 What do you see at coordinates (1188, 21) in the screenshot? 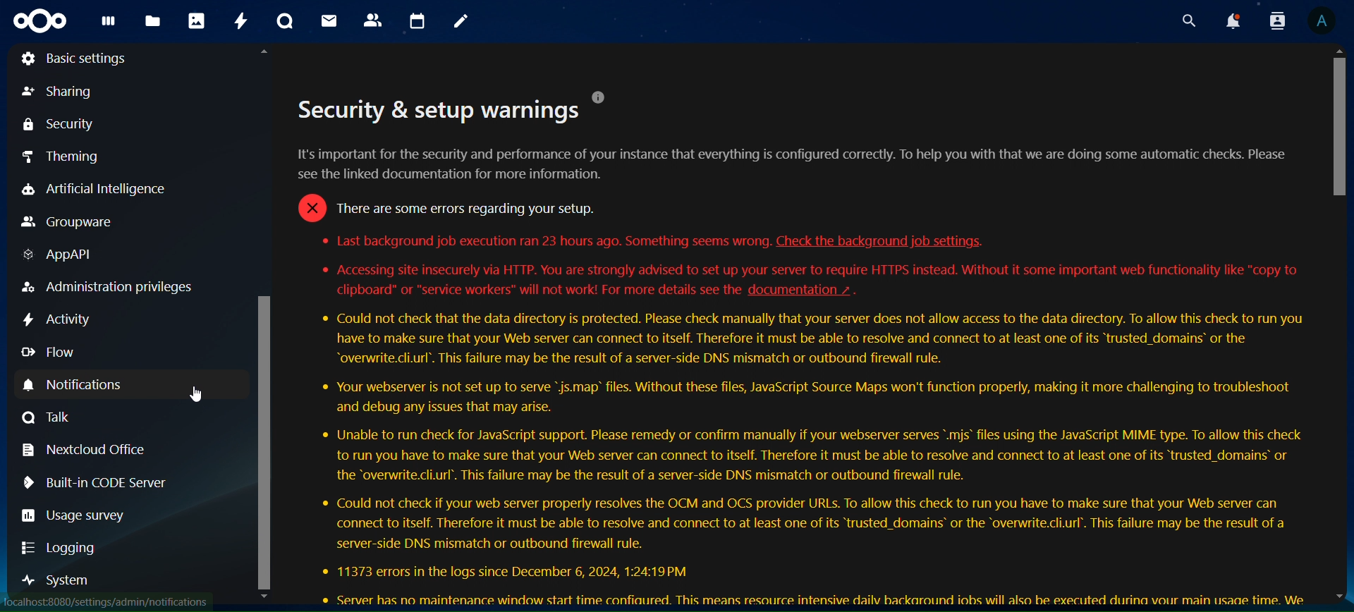
I see `search` at bounding box center [1188, 21].